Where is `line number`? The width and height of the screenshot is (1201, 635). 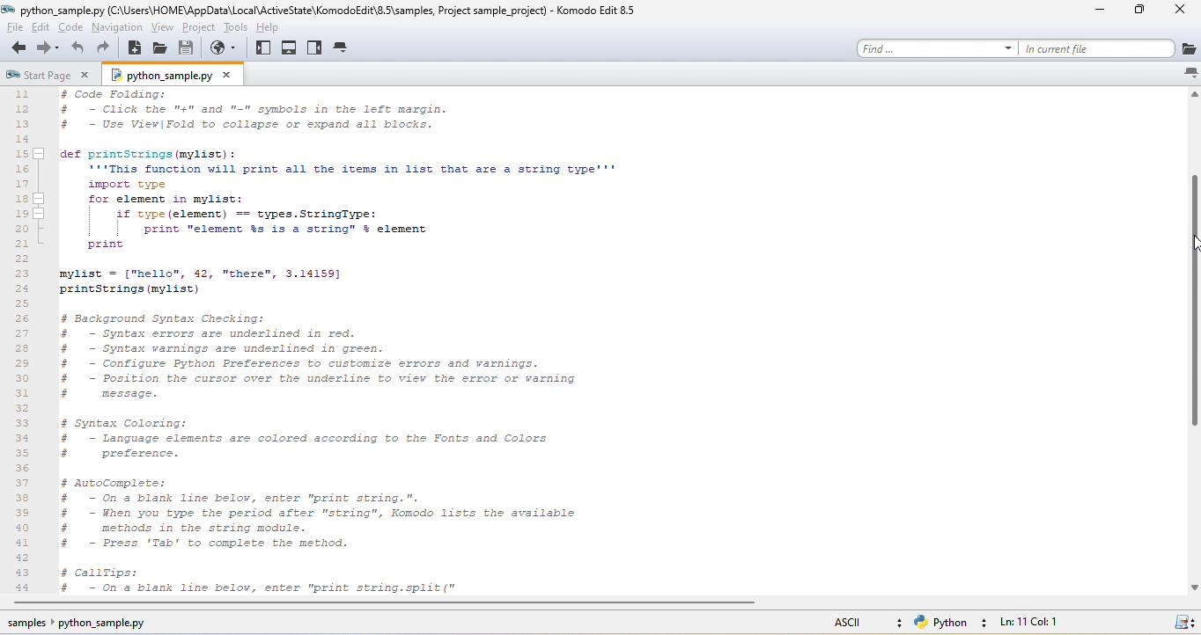
line number is located at coordinates (25, 340).